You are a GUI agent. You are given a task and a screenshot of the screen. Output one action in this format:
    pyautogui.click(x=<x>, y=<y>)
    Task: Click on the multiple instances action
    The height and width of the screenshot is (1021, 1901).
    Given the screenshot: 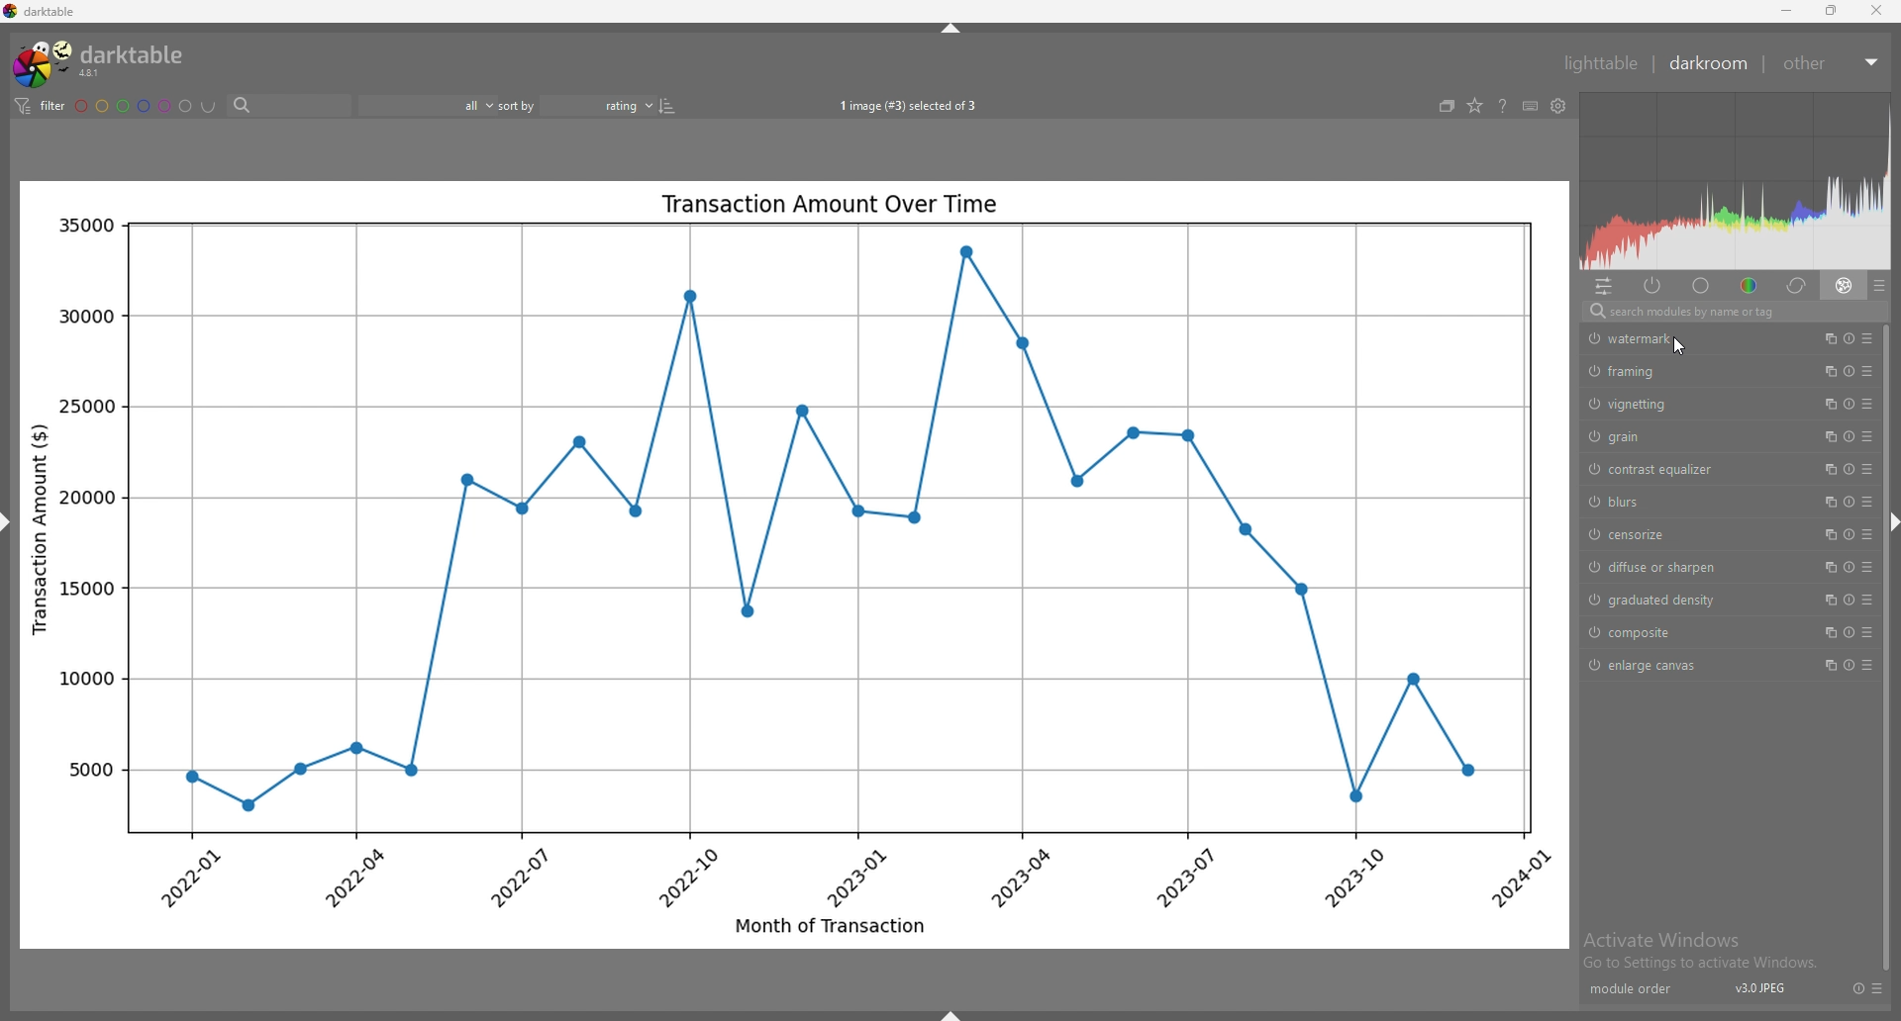 What is the action you would take?
    pyautogui.click(x=1827, y=600)
    